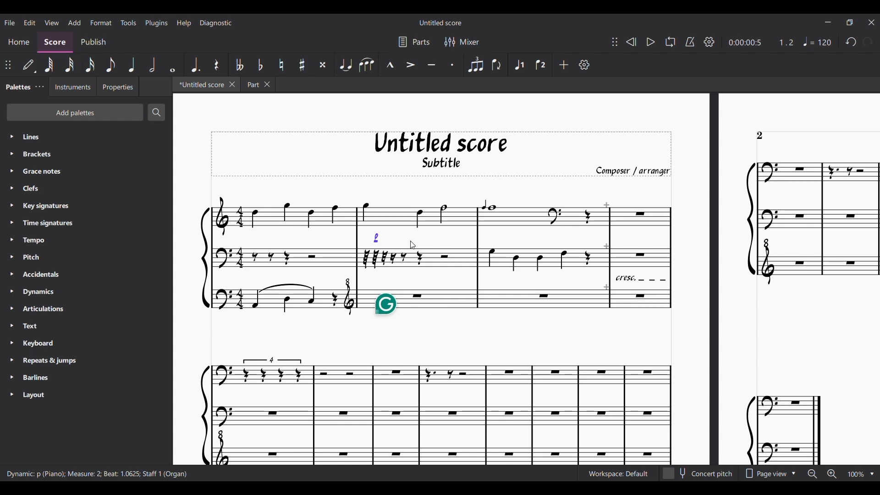 This screenshot has height=495, width=880. I want to click on Plugins menu, so click(157, 23).